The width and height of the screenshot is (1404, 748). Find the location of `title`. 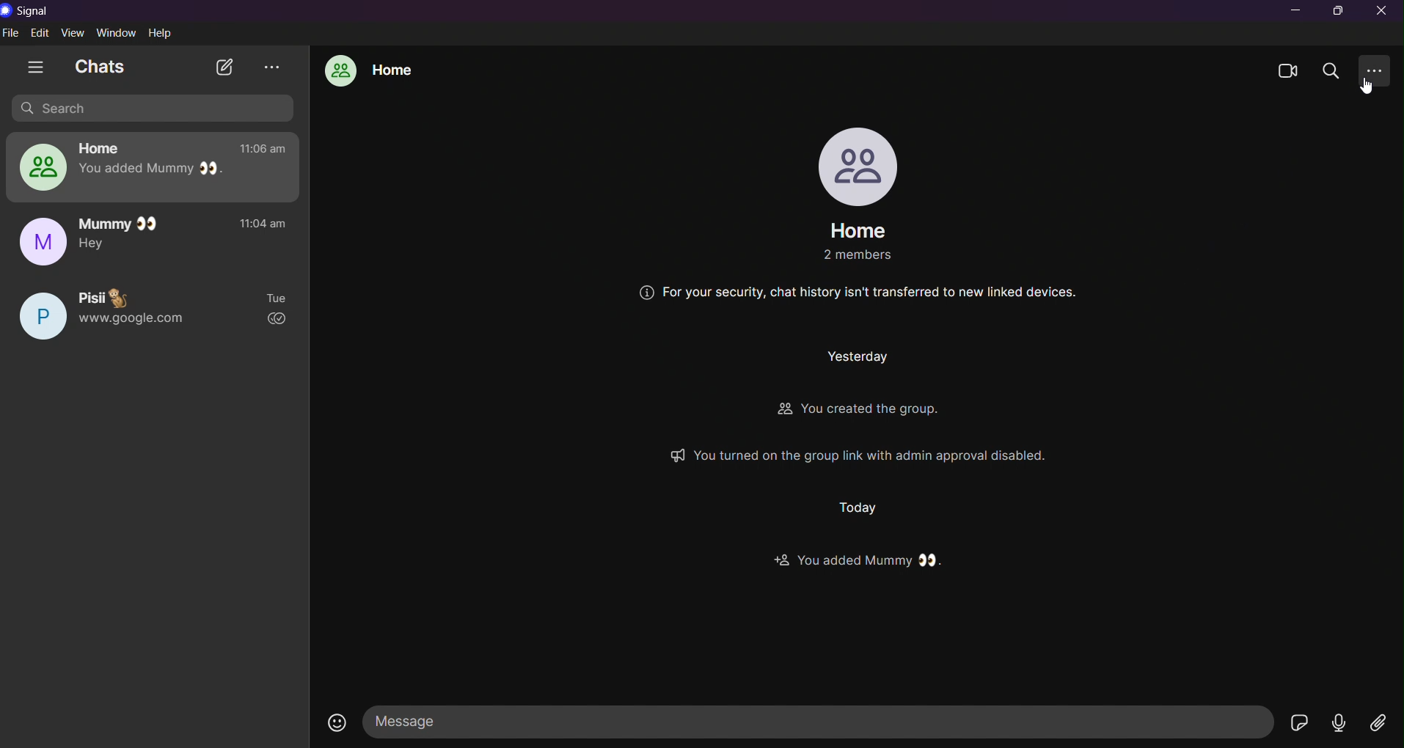

title is located at coordinates (34, 12).